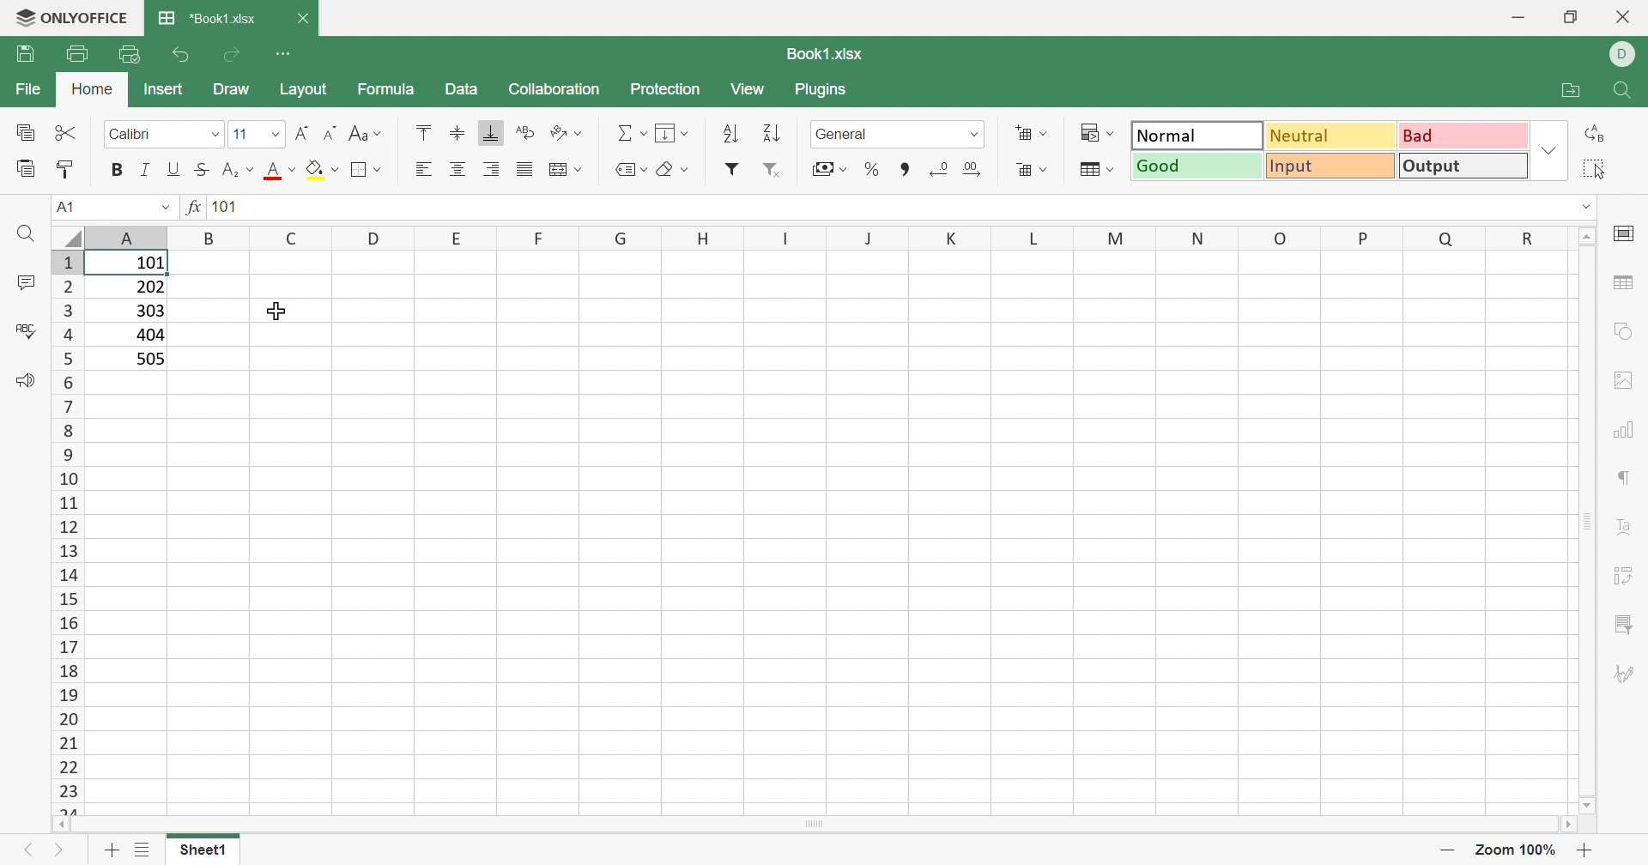  Describe the element at coordinates (826, 167) in the screenshot. I see `Currency style` at that location.